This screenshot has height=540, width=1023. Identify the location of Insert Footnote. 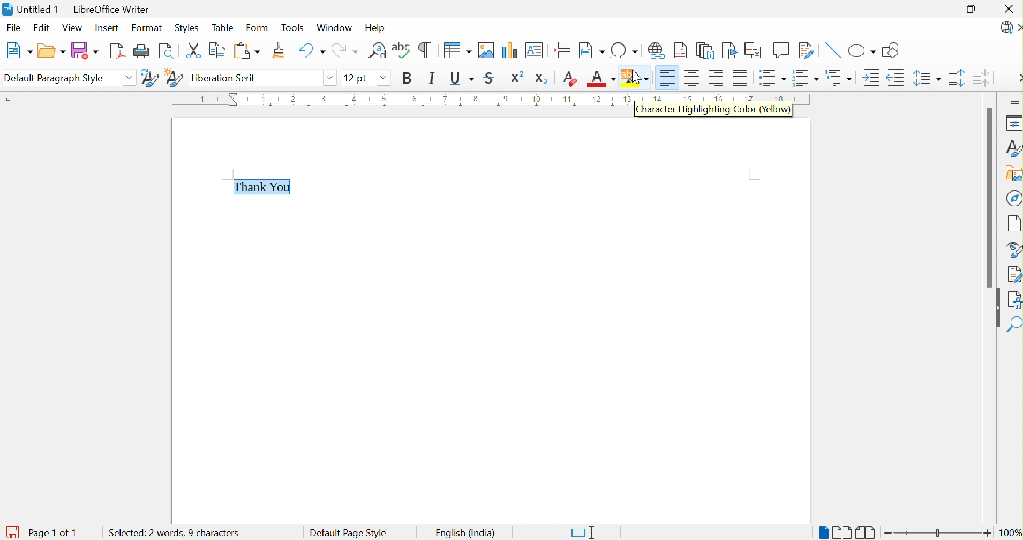
(681, 51).